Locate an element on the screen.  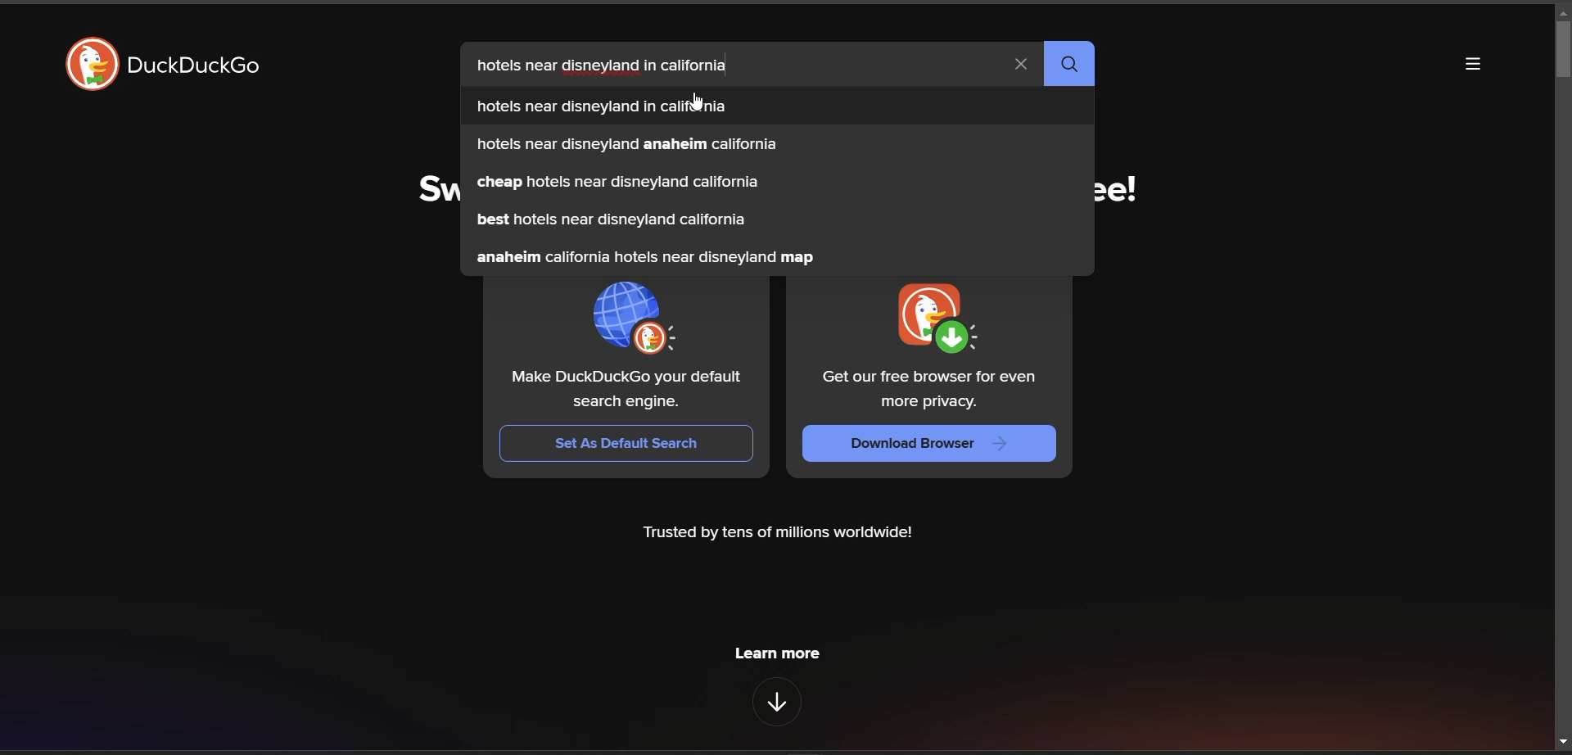
search term is located at coordinates (614, 67).